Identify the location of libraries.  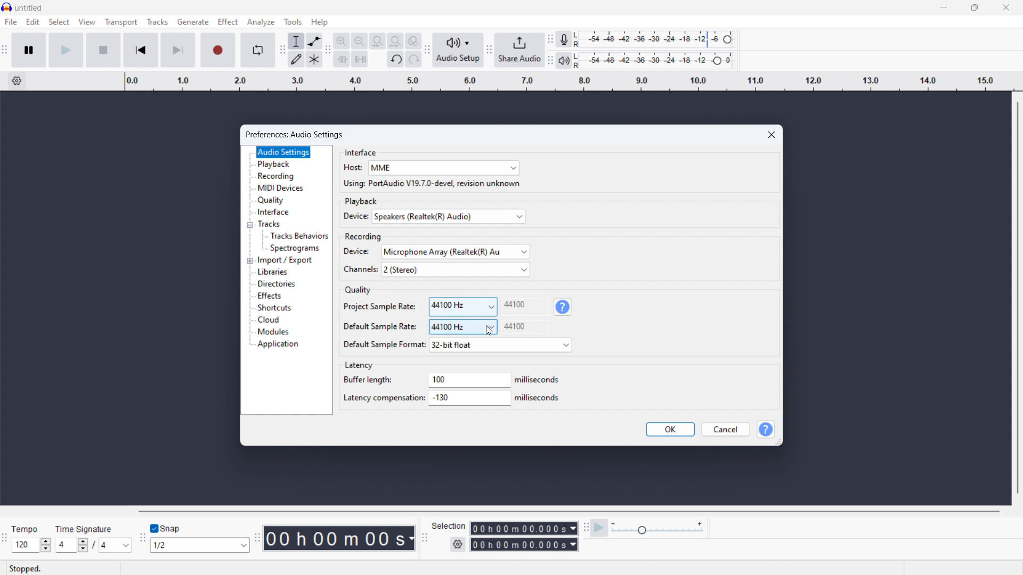
(274, 272).